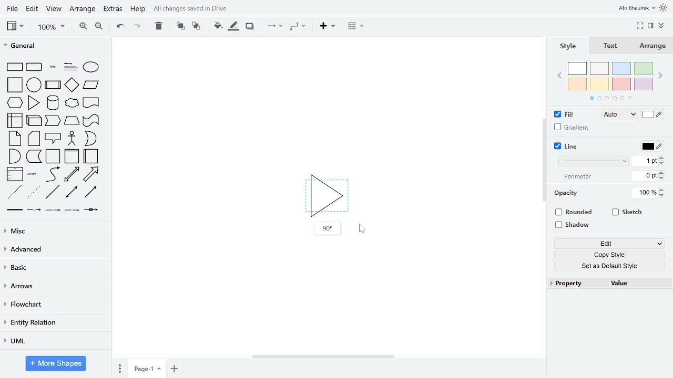 Image resolution: width=673 pixels, height=378 pixels. I want to click on 90 degrees, so click(327, 228).